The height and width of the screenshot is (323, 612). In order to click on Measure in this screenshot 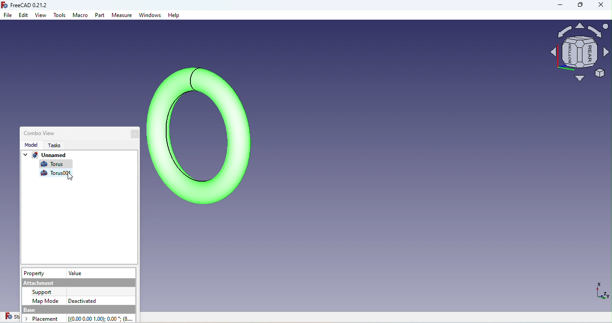, I will do `click(122, 16)`.